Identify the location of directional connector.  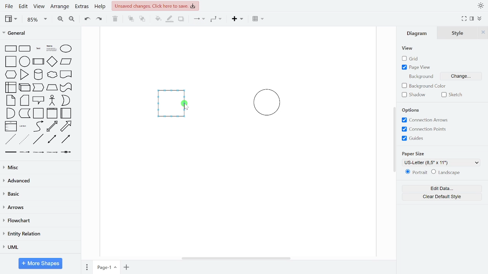
(66, 139).